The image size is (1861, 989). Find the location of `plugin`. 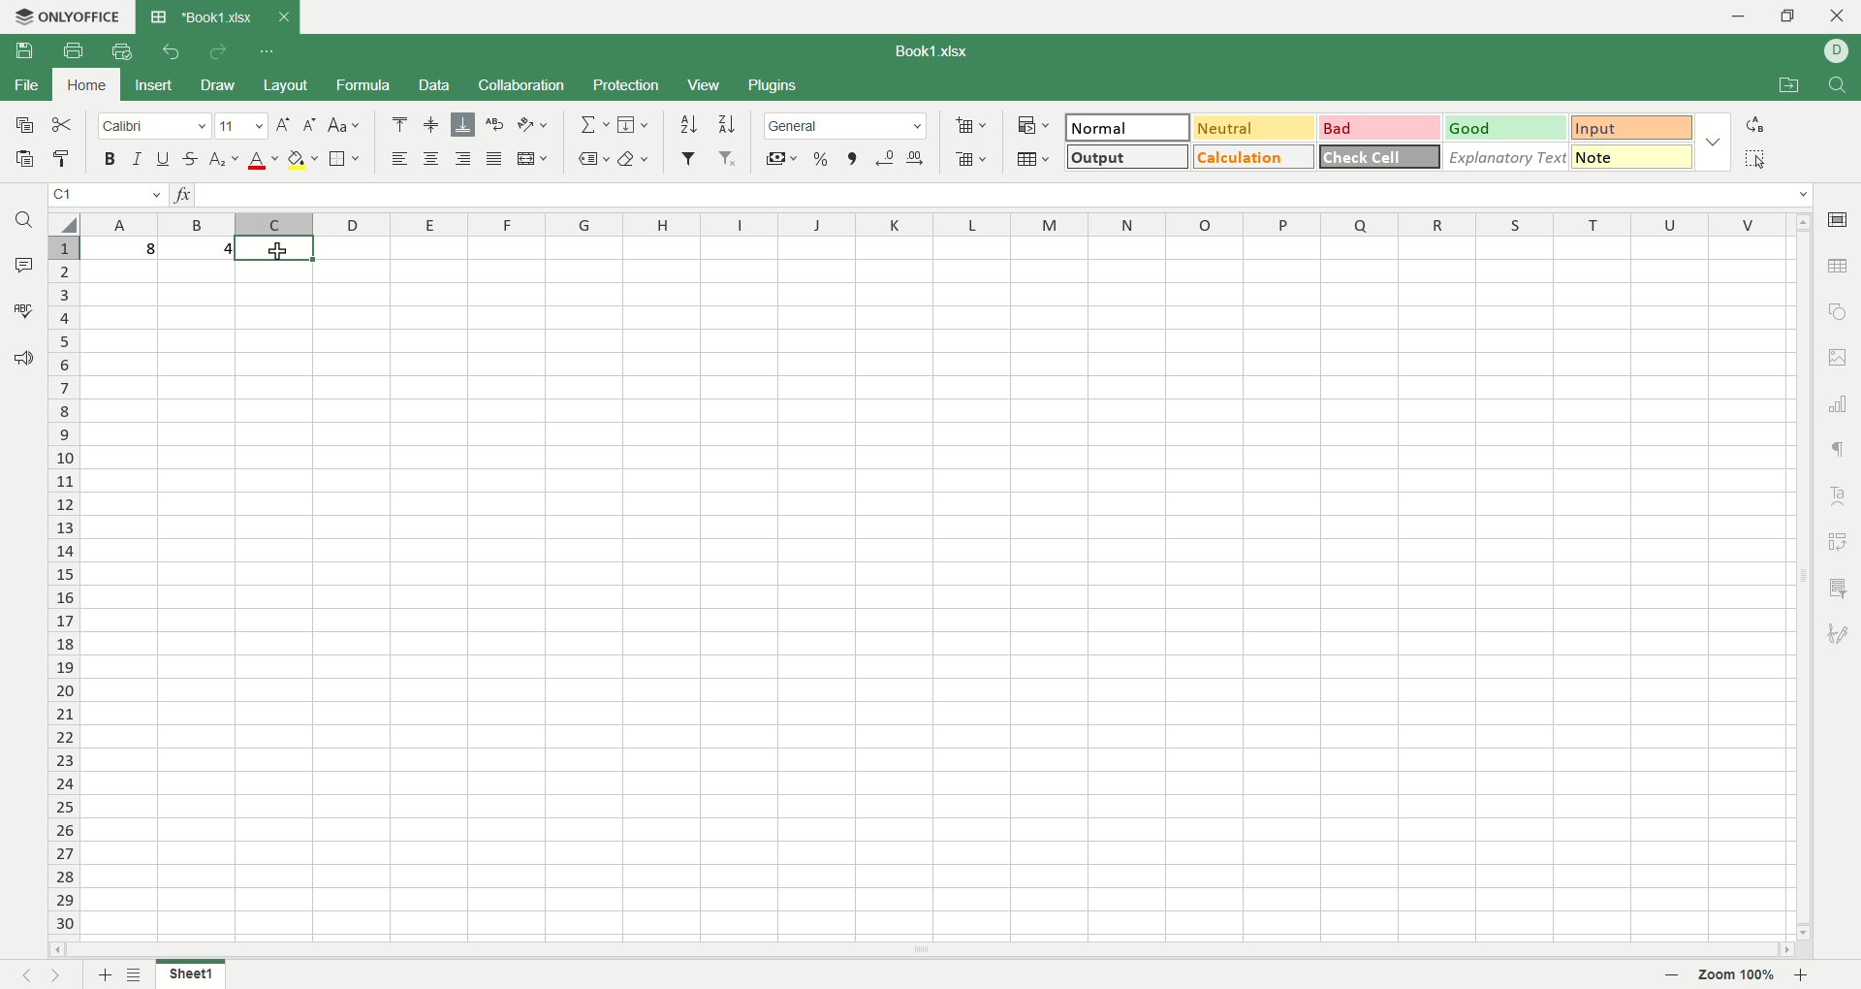

plugin is located at coordinates (770, 83).